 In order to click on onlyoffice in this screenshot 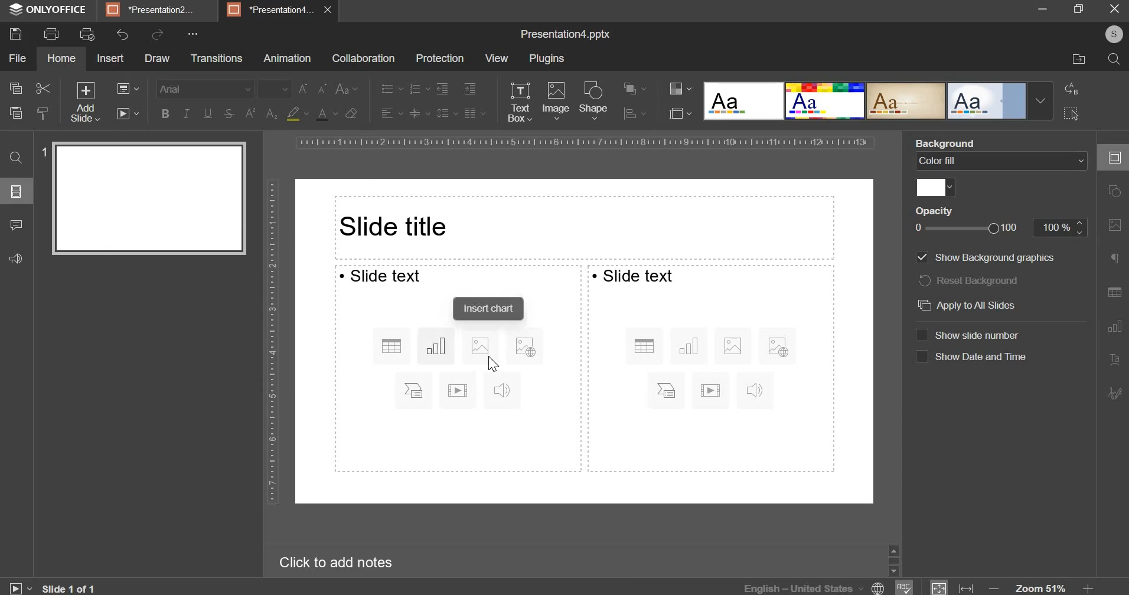, I will do `click(48, 10)`.